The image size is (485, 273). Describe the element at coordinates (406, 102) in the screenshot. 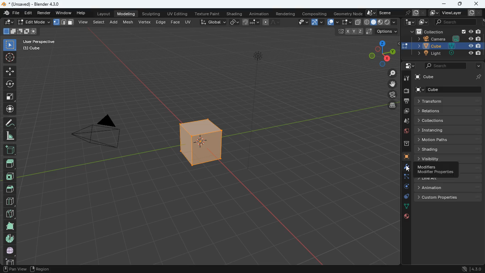

I see `print` at that location.